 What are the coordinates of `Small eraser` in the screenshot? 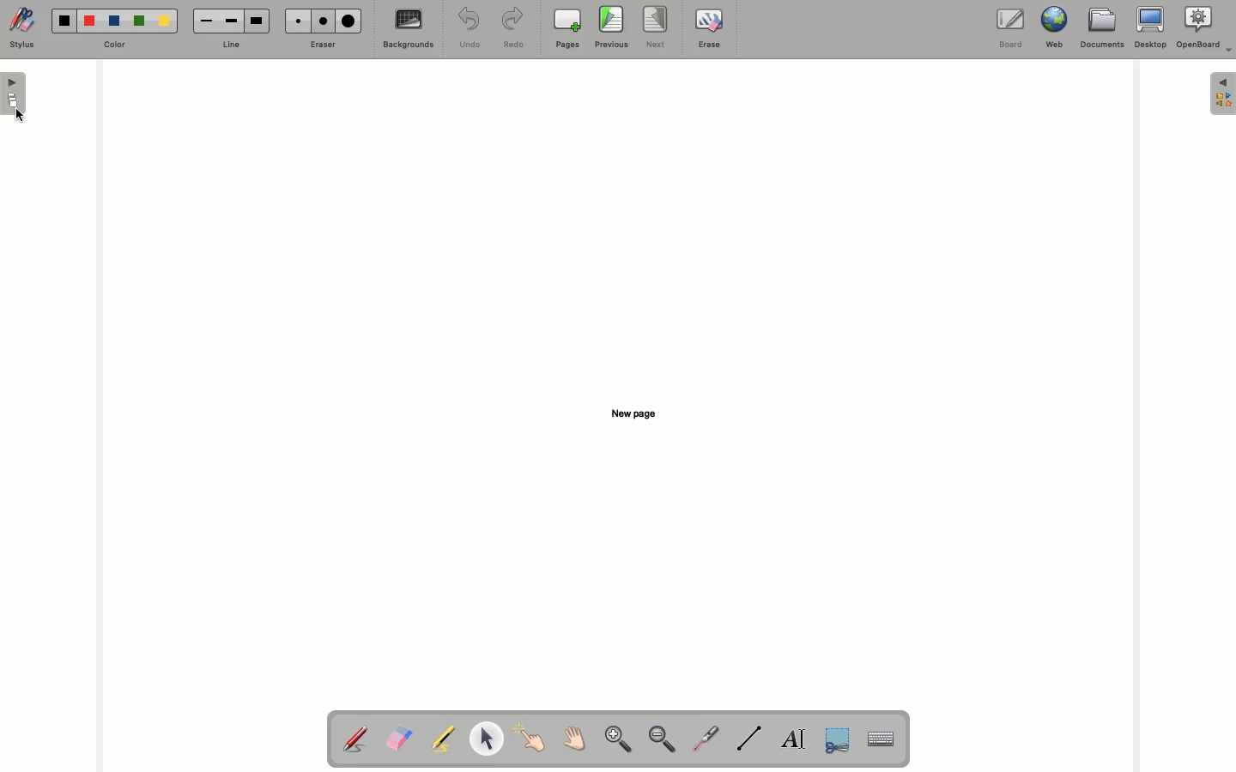 It's located at (296, 21).